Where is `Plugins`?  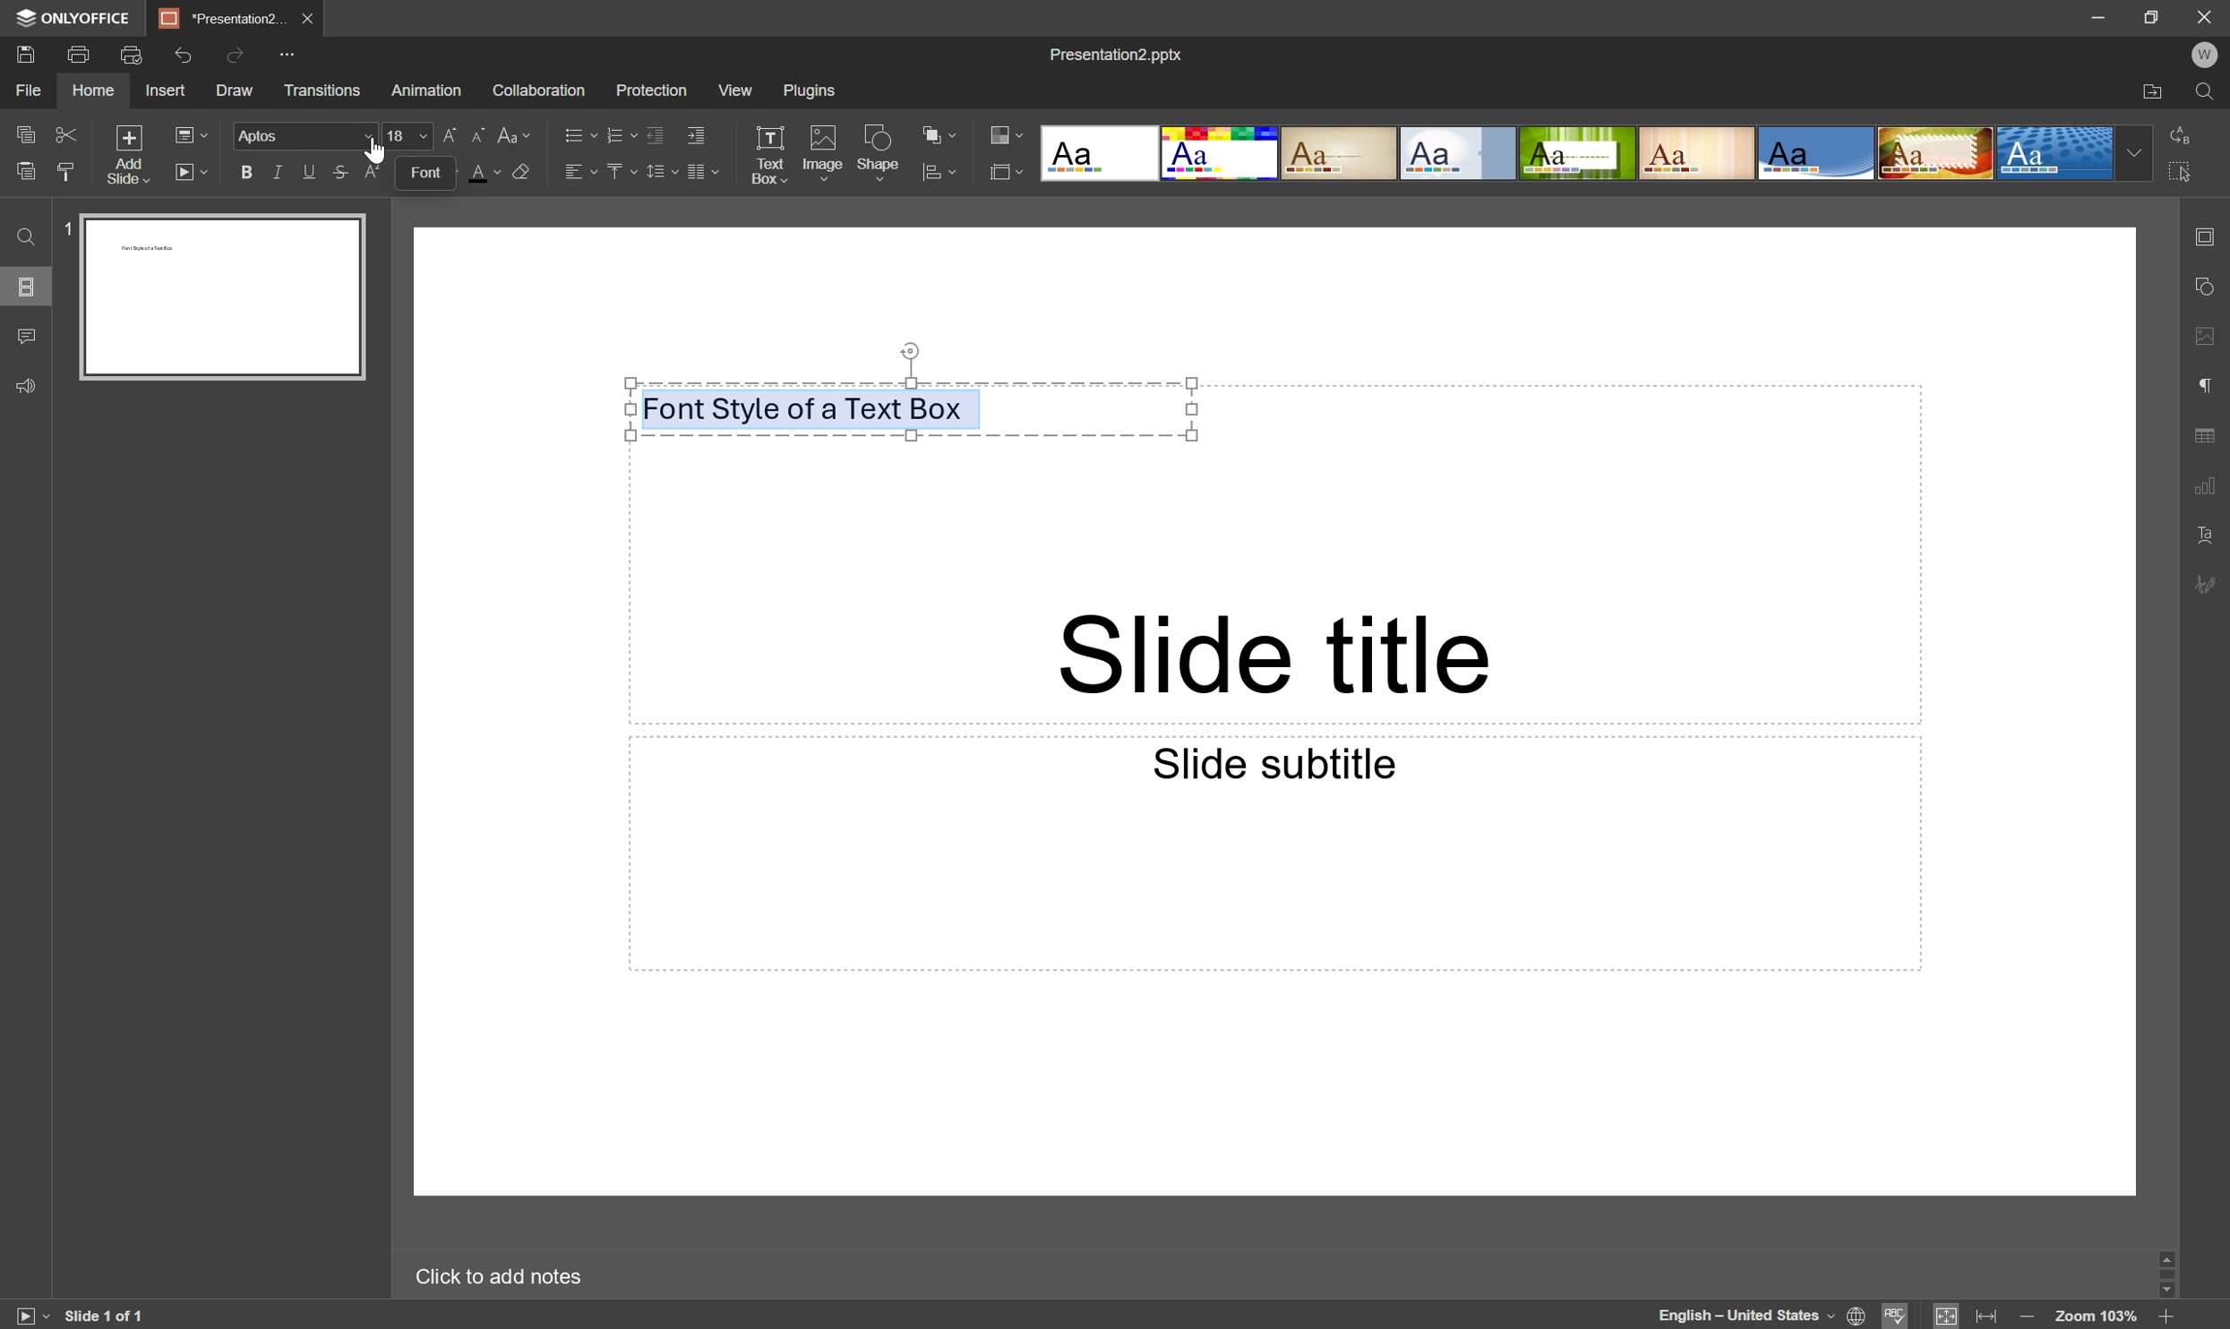
Plugins is located at coordinates (810, 90).